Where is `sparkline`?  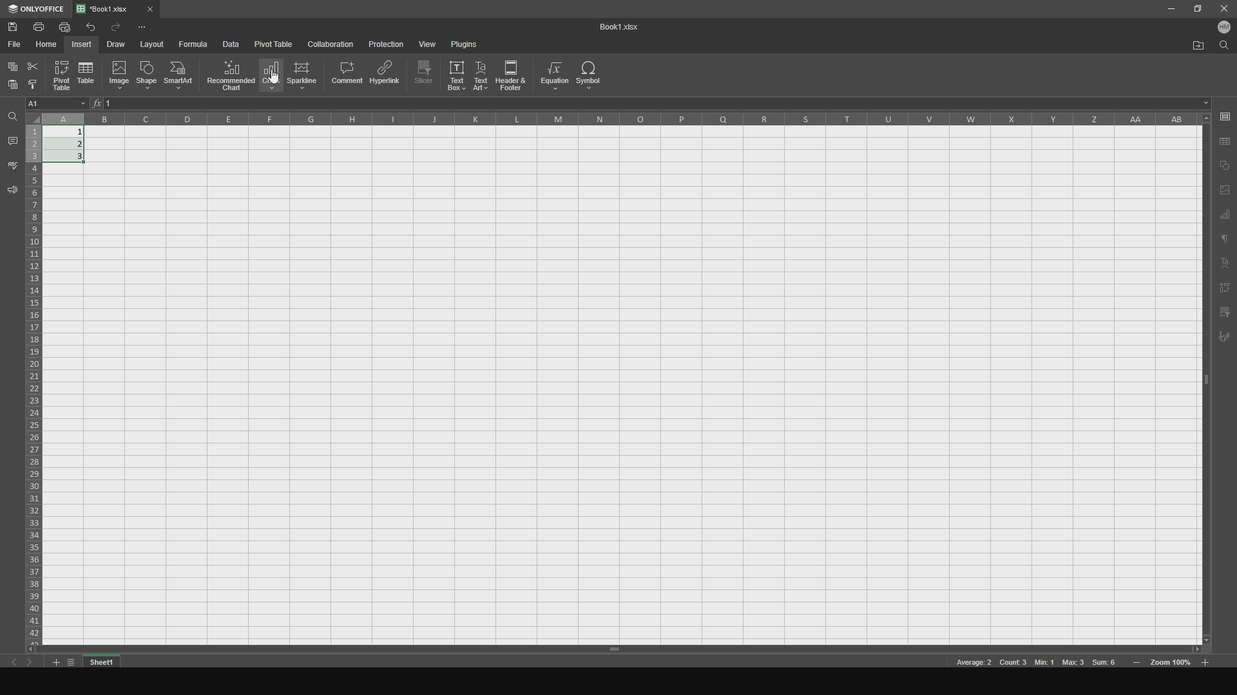 sparkline is located at coordinates (303, 77).